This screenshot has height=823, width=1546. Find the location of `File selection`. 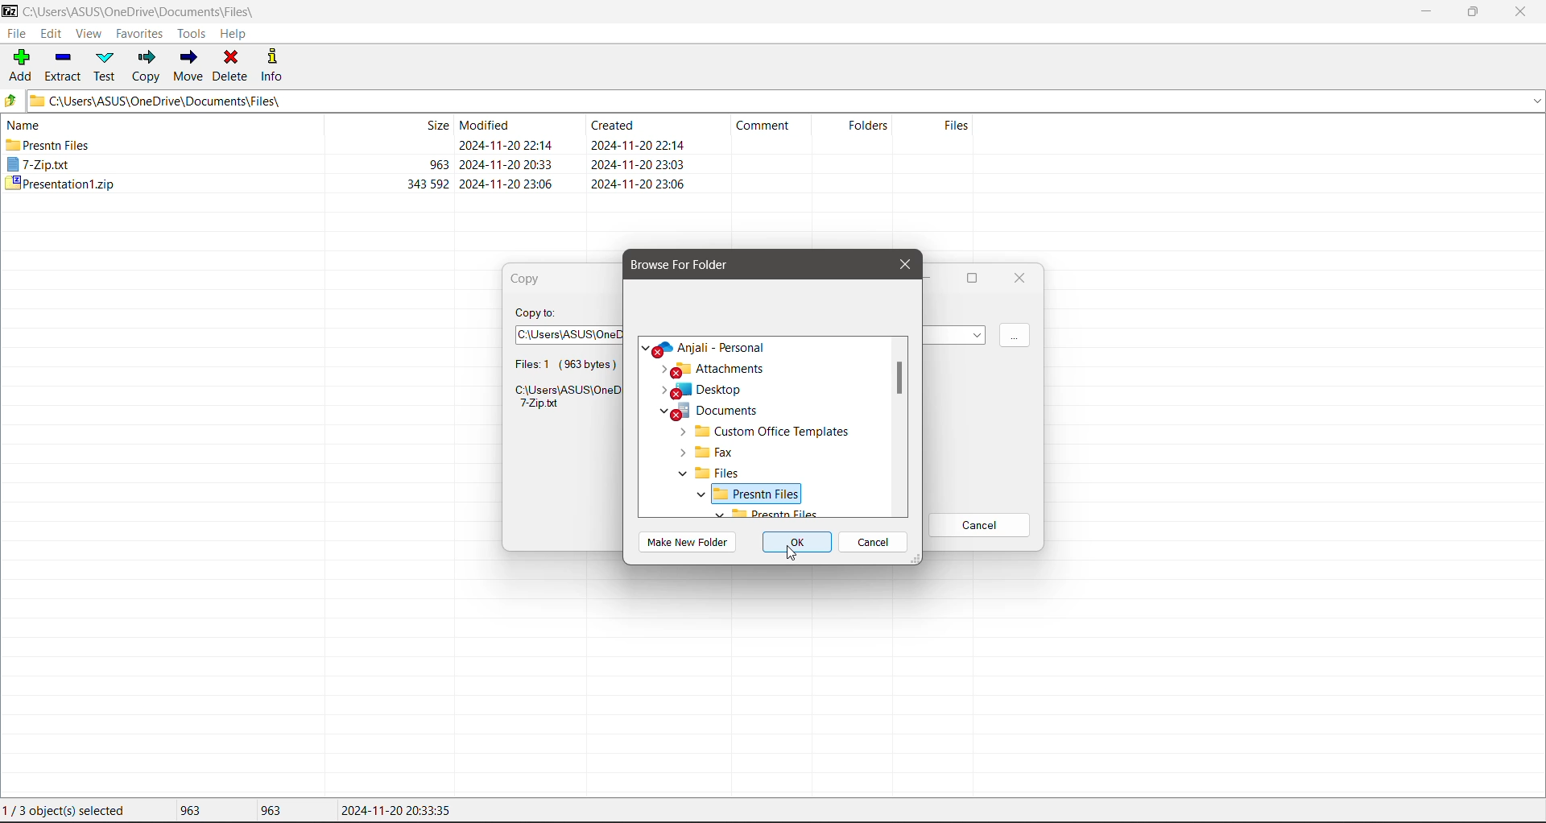

File selection is located at coordinates (561, 362).